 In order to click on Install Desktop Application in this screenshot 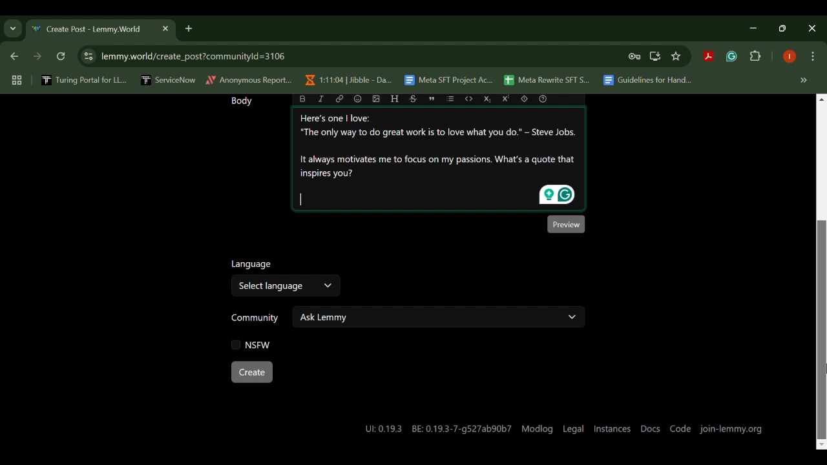, I will do `click(654, 56)`.